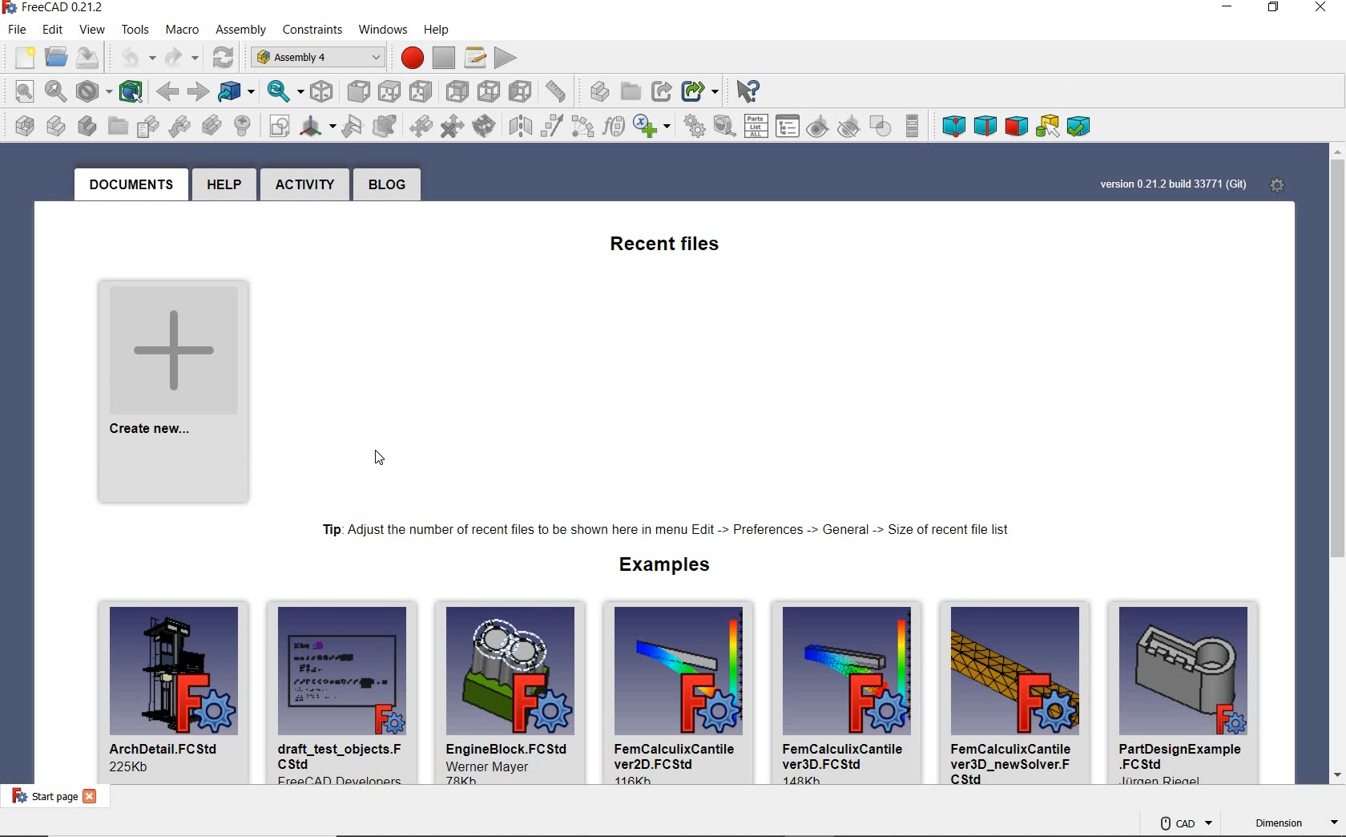 This screenshot has width=1346, height=837. Describe the element at coordinates (745, 91) in the screenshot. I see `WHAT'S THIS` at that location.